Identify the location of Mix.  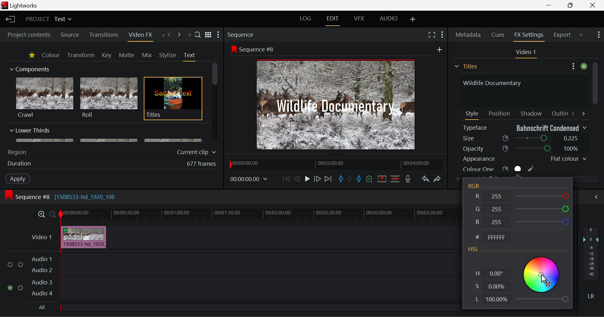
(147, 56).